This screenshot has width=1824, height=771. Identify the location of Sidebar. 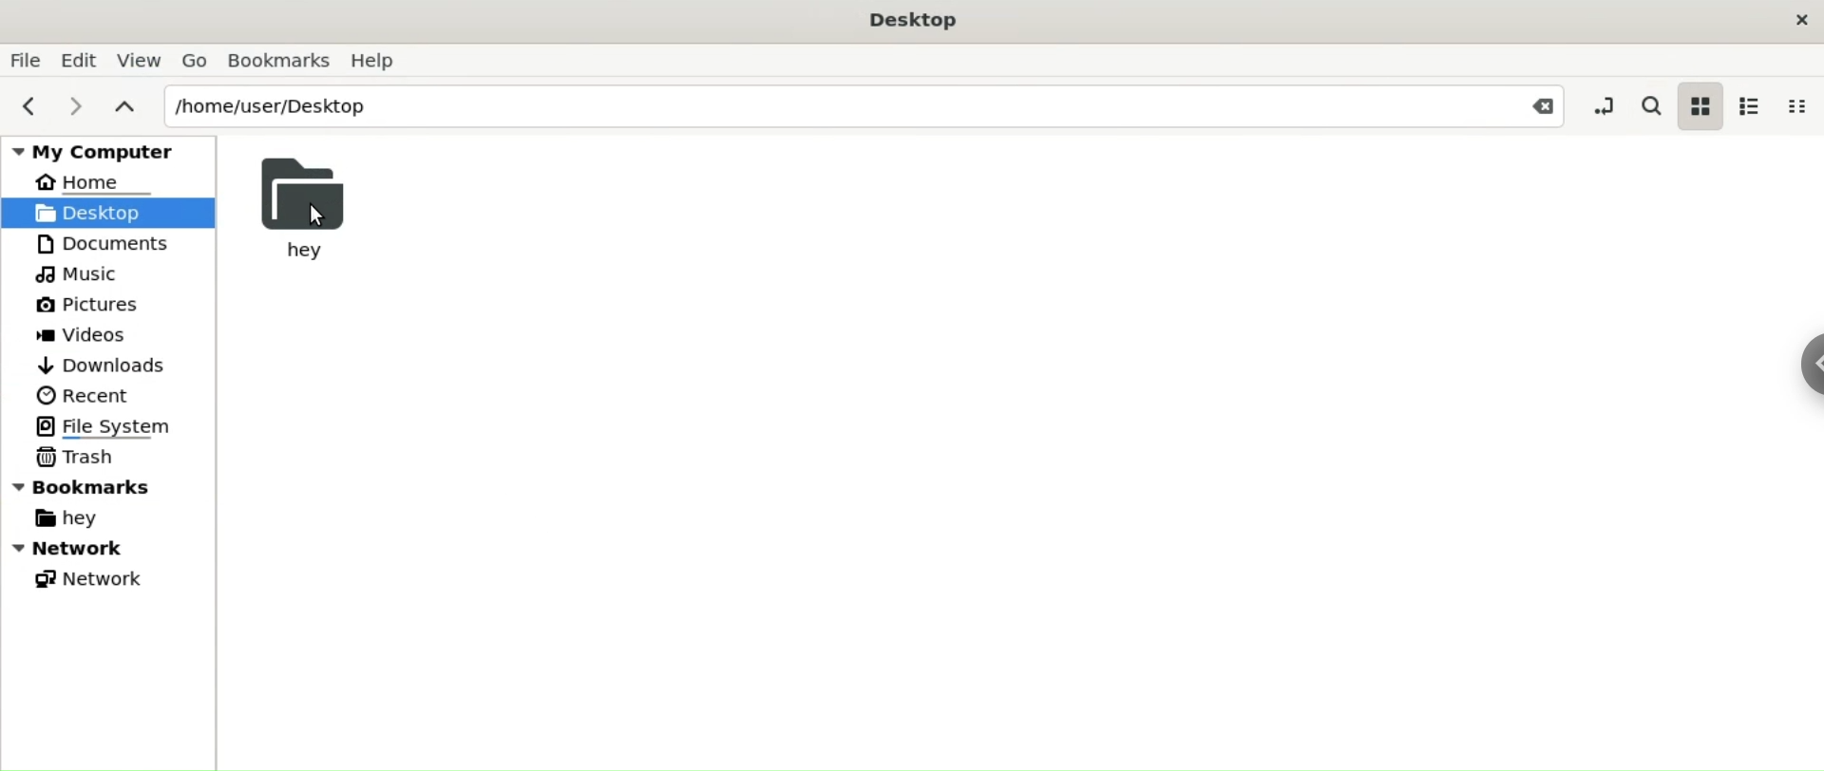
(1803, 367).